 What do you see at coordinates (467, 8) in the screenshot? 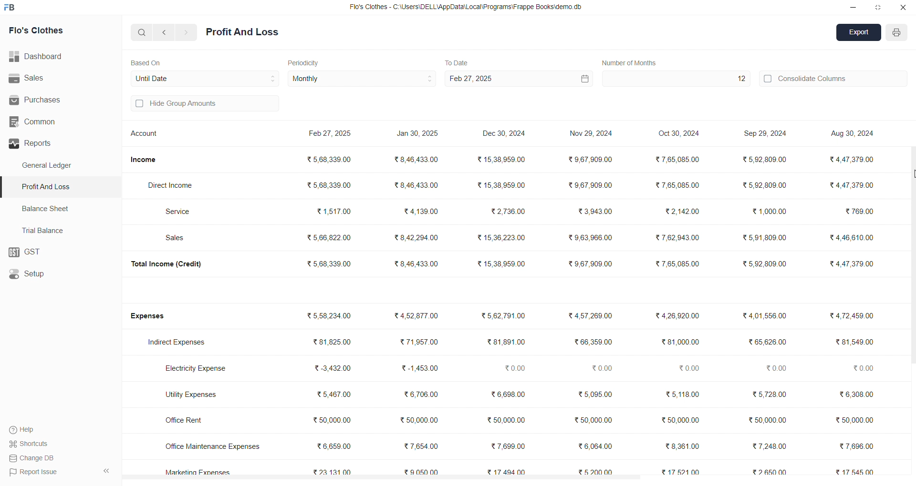
I see `Flo's Clothes - C:\Users\DELL\AppDatalLocal\Programs\Frappe Booksidemo.db` at bounding box center [467, 8].